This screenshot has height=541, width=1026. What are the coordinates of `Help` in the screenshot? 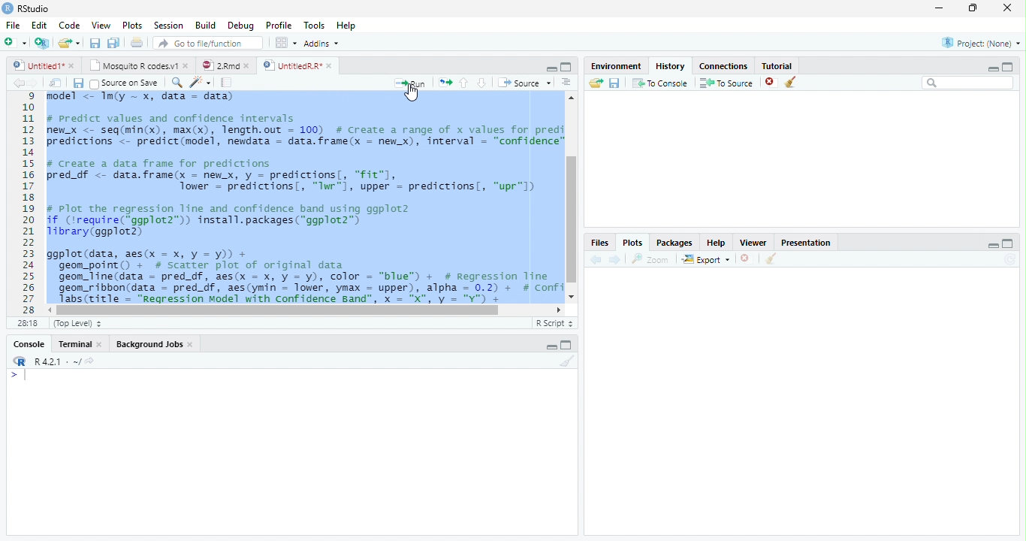 It's located at (718, 242).